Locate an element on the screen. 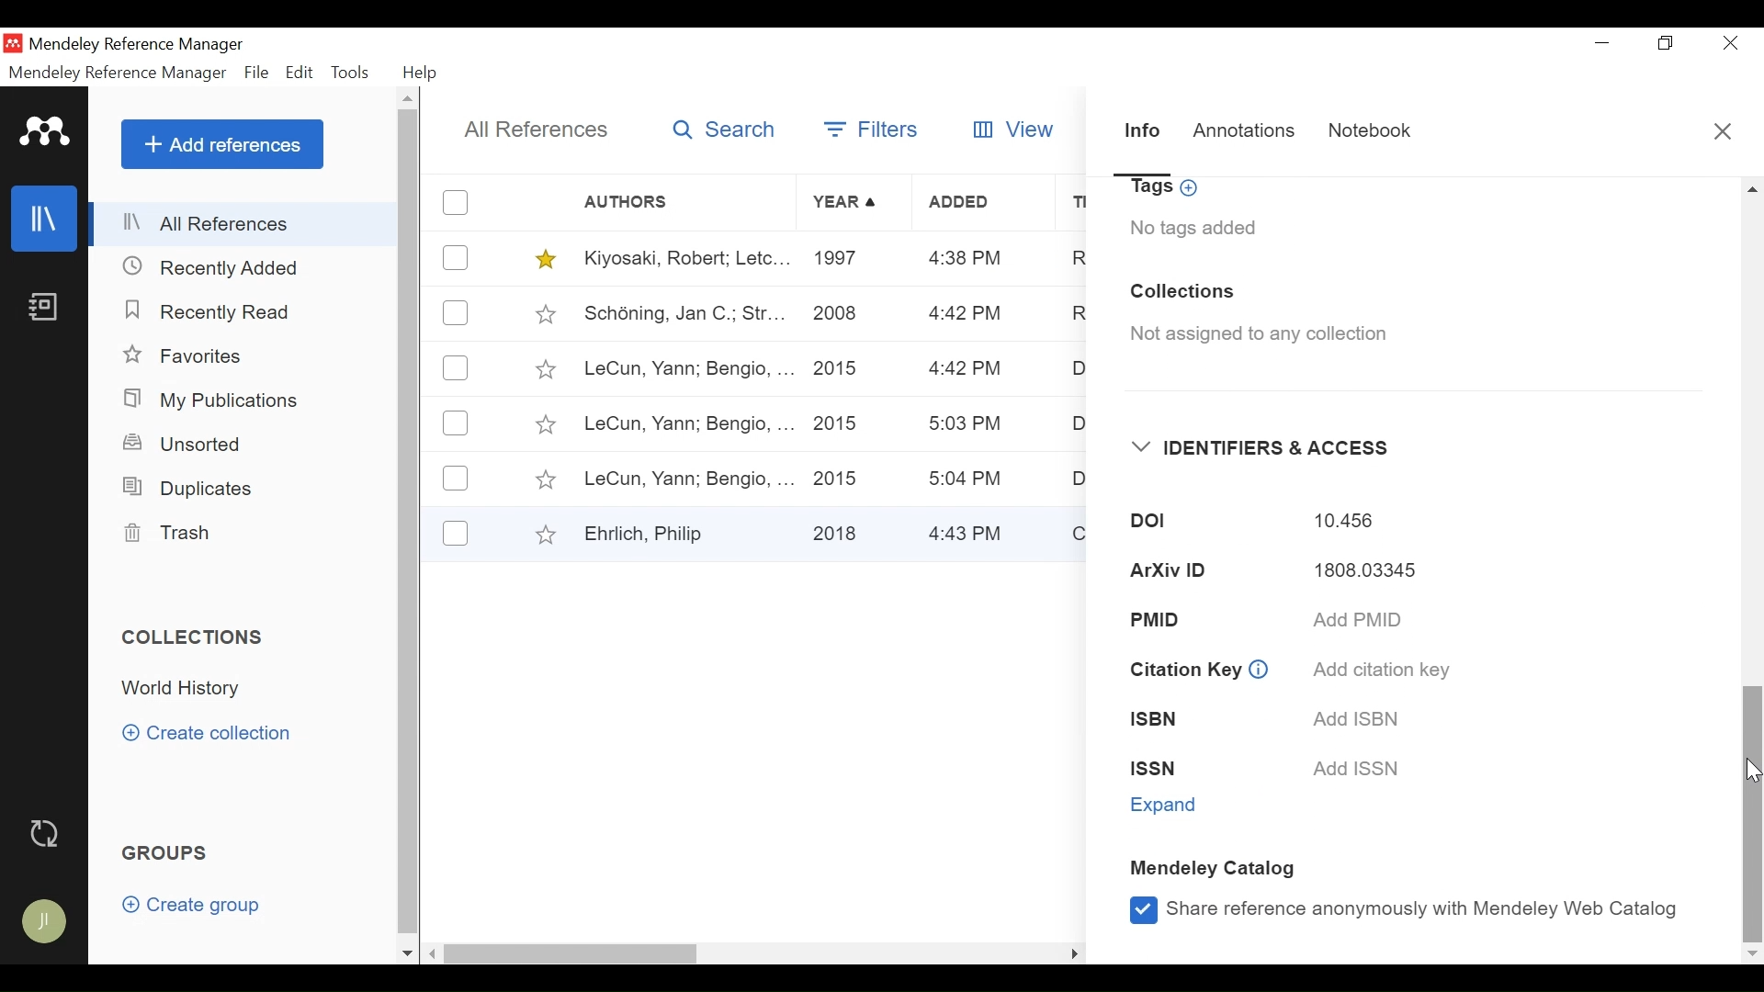 This screenshot has height=992, width=1764. 4:43 PM is located at coordinates (972, 532).